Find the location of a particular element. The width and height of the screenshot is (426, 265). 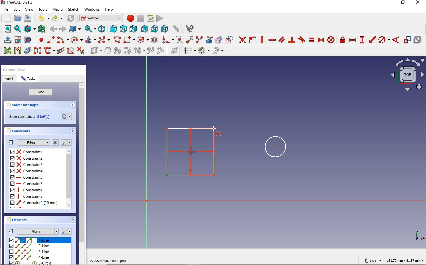

under constrained:  is located at coordinates (22, 117).